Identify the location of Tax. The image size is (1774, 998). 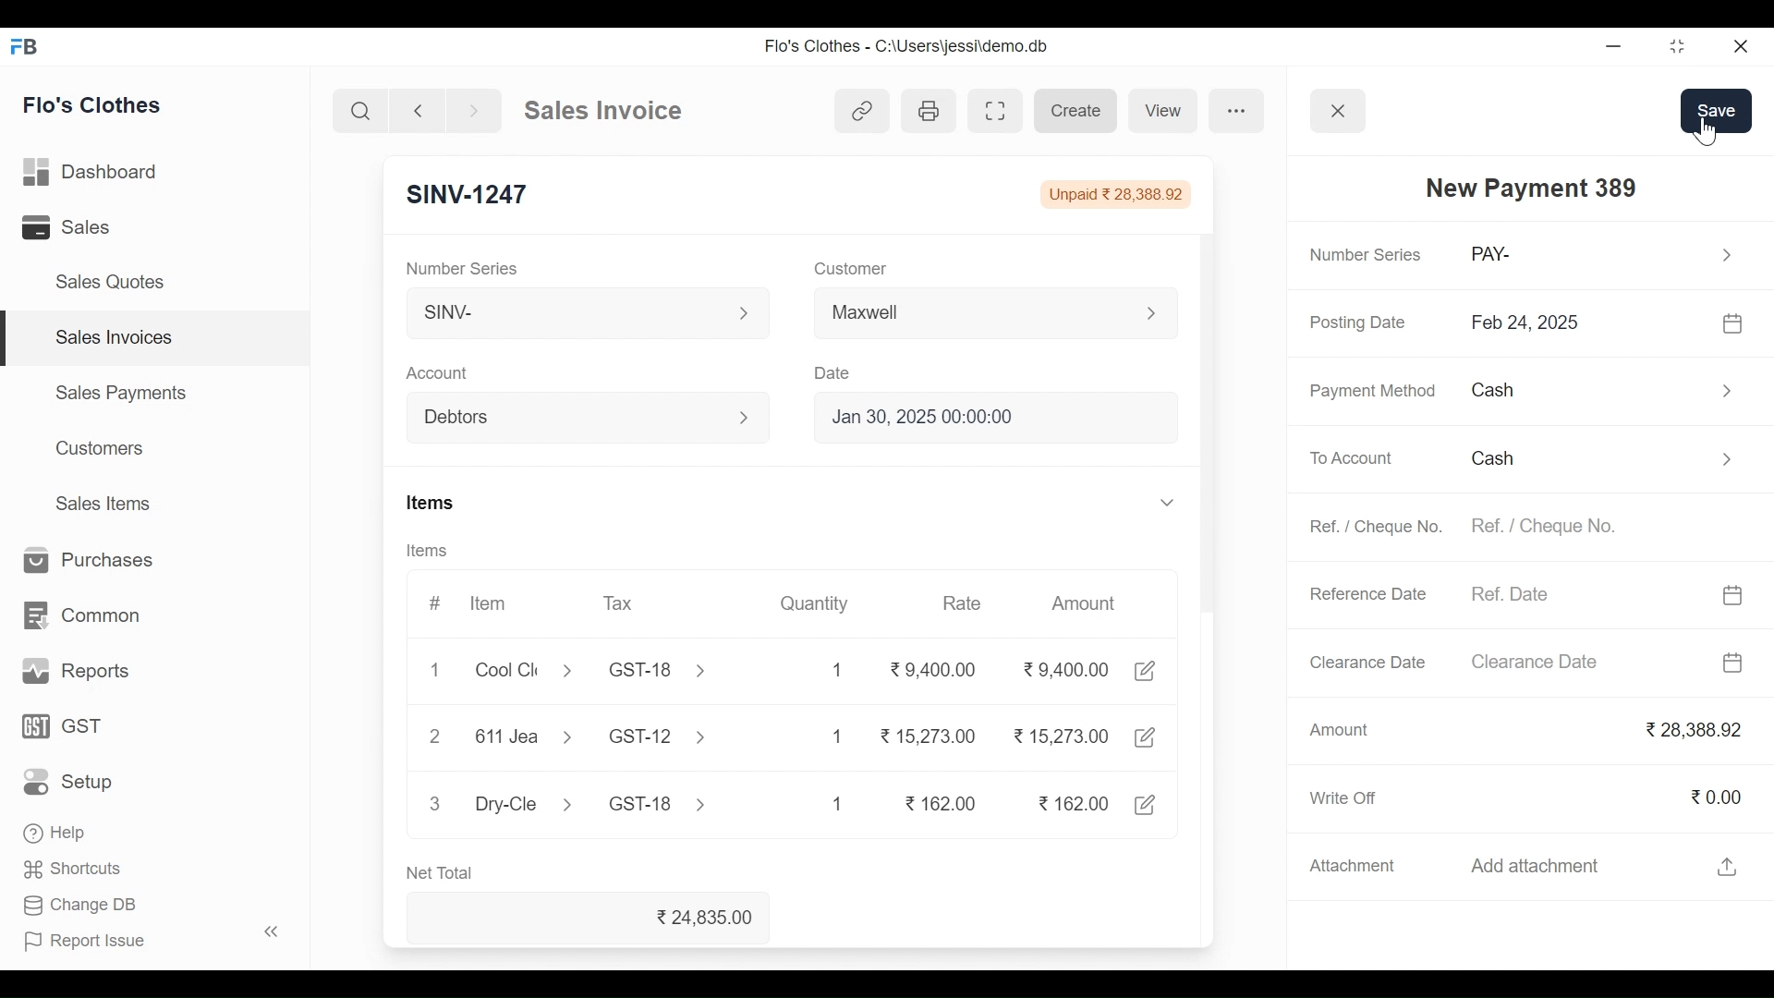
(623, 603).